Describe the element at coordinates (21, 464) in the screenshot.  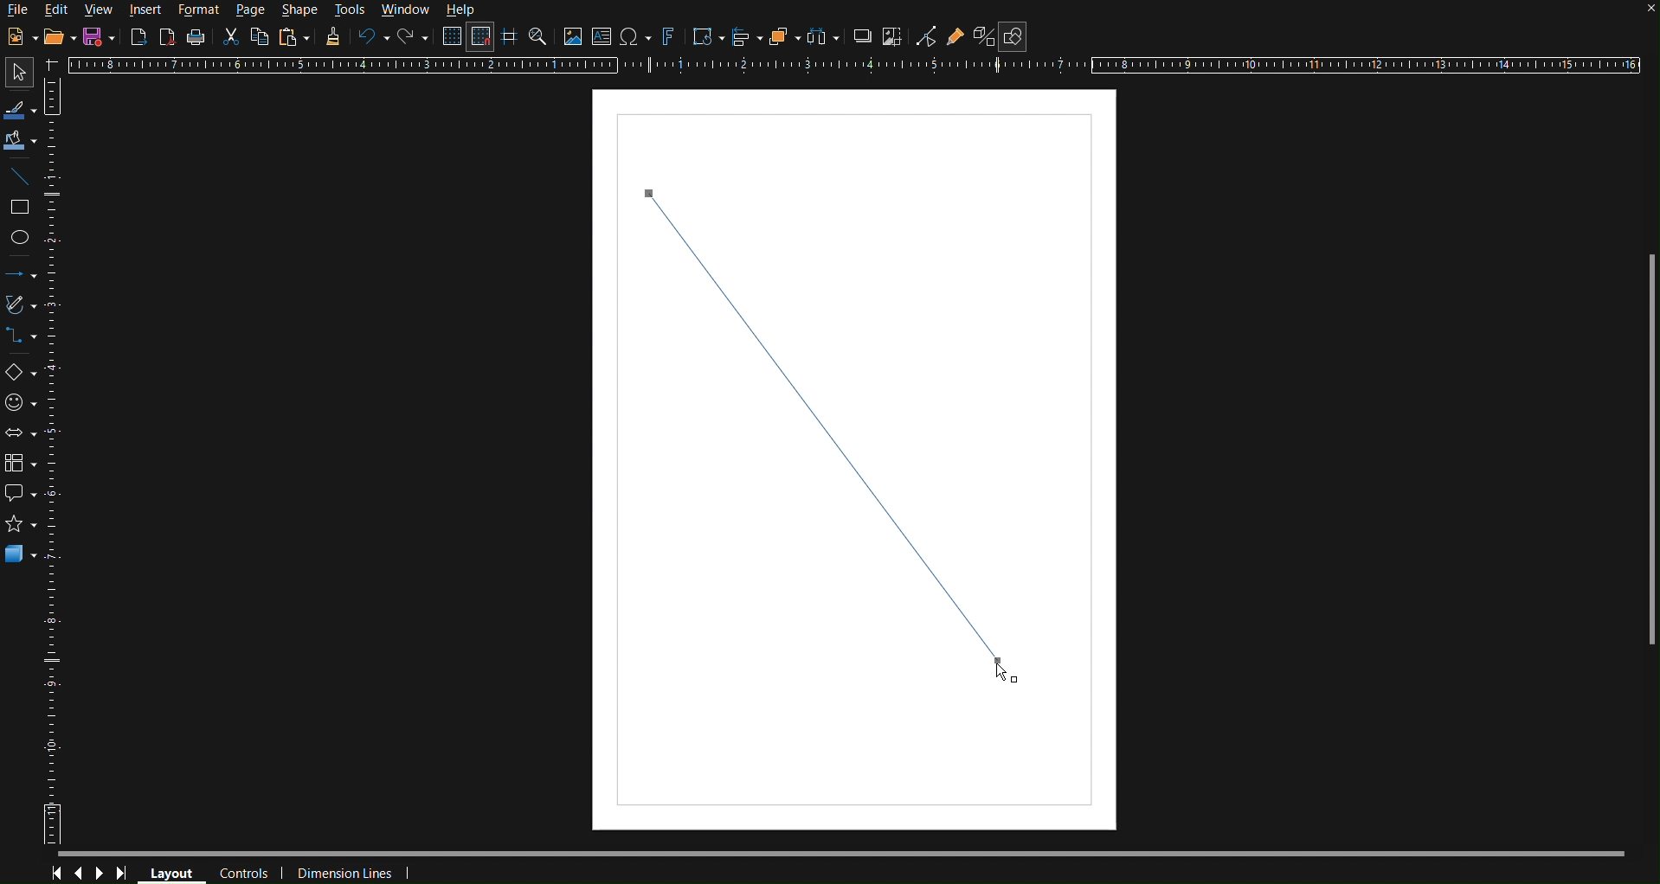
I see `Flowcharts` at that location.